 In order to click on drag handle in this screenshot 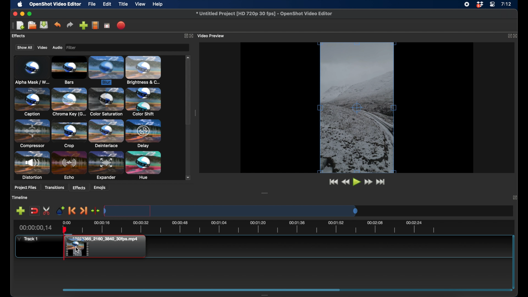, I will do `click(266, 295)`.